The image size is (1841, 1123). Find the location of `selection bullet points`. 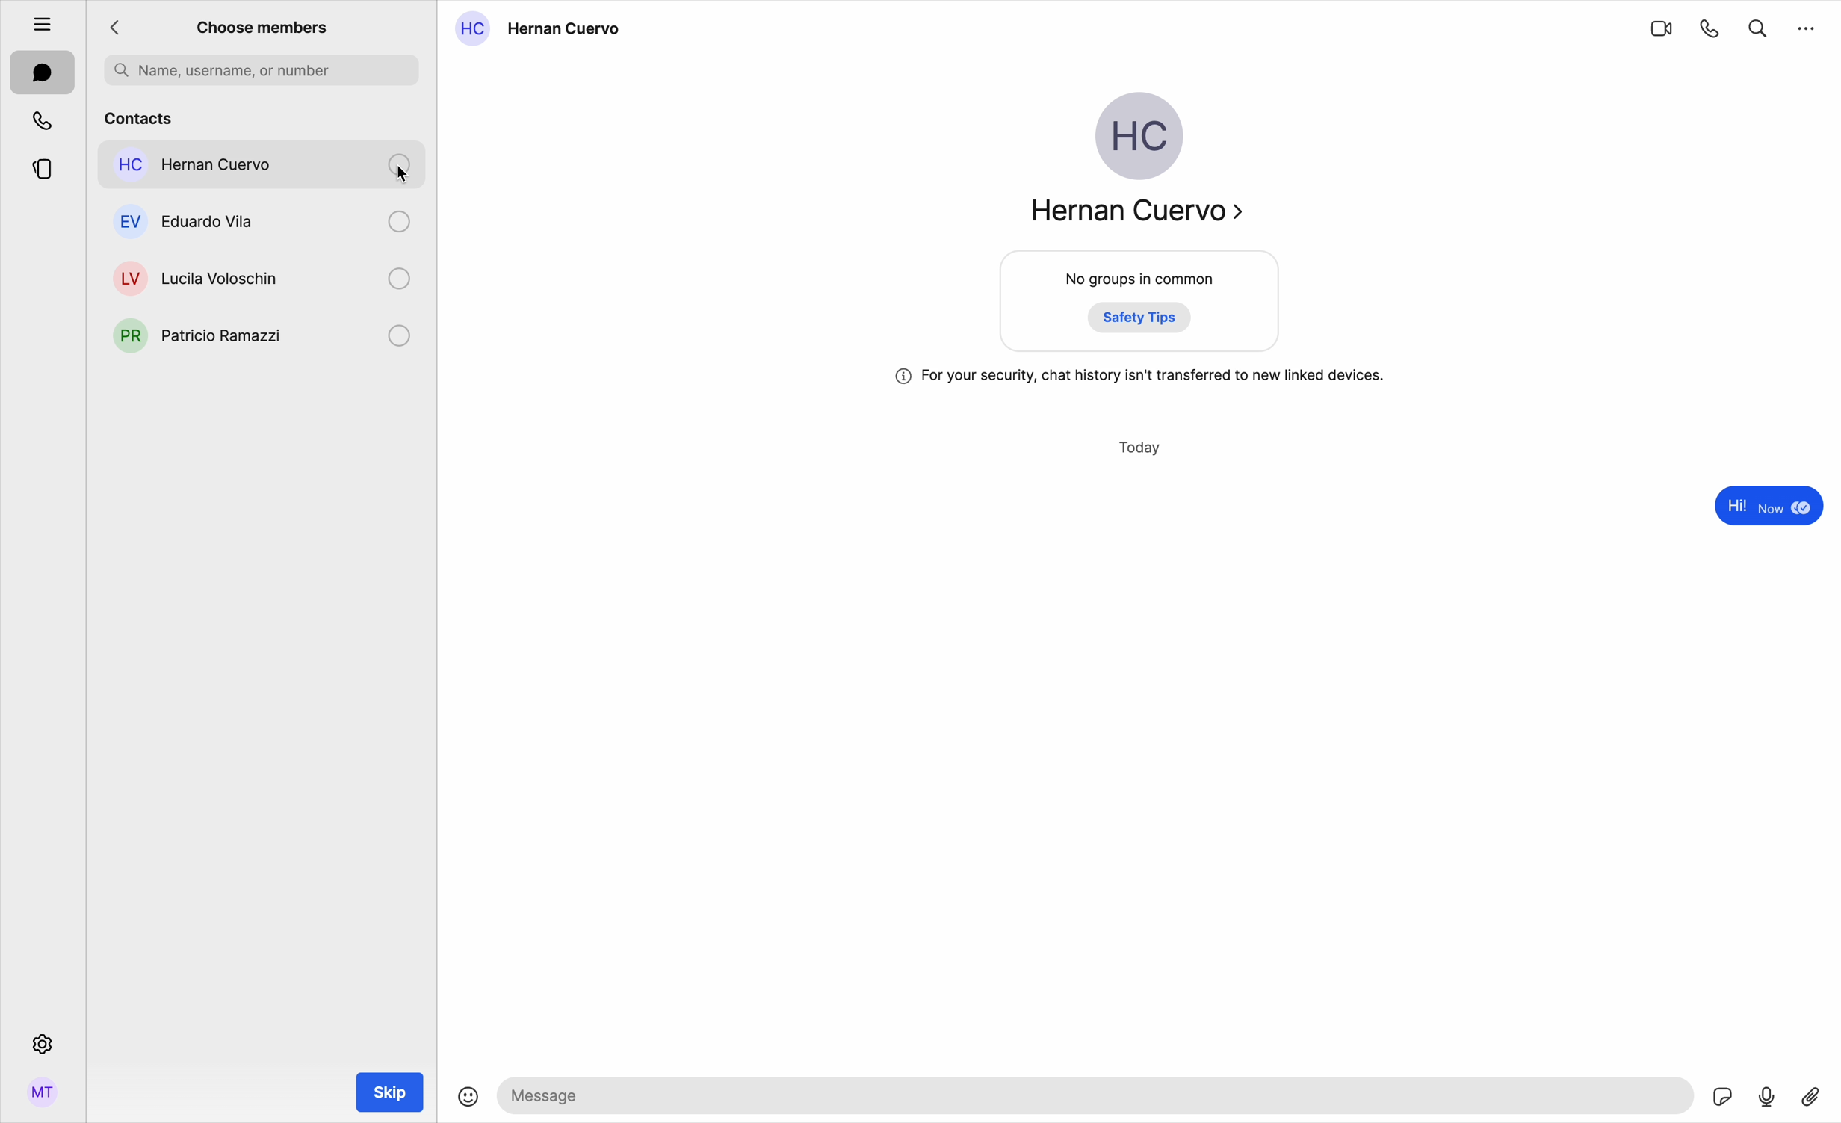

selection bullet points is located at coordinates (401, 276).